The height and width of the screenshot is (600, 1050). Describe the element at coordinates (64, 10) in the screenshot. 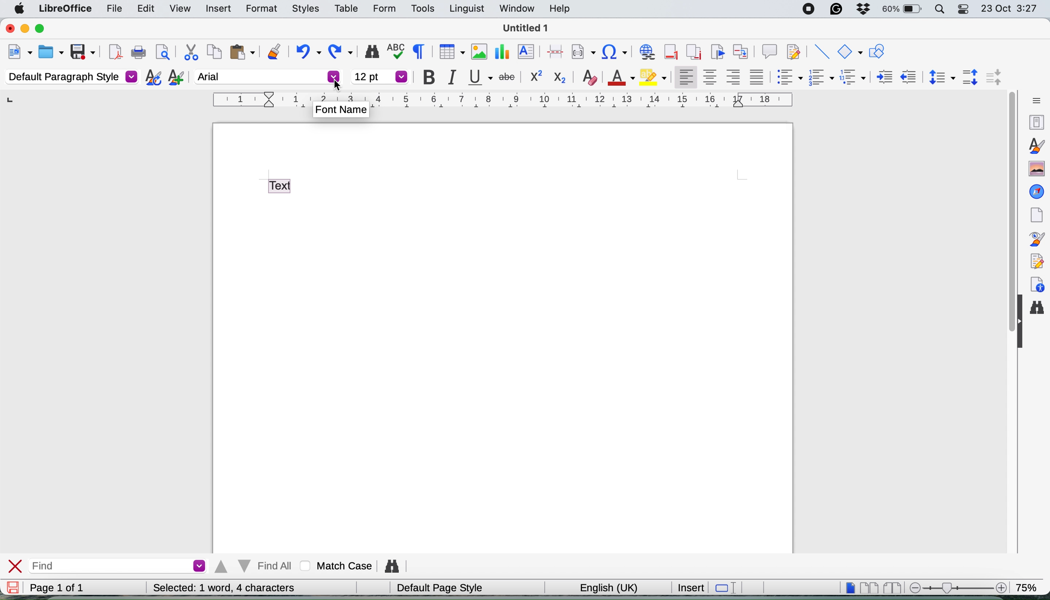

I see `libreoffice` at that location.